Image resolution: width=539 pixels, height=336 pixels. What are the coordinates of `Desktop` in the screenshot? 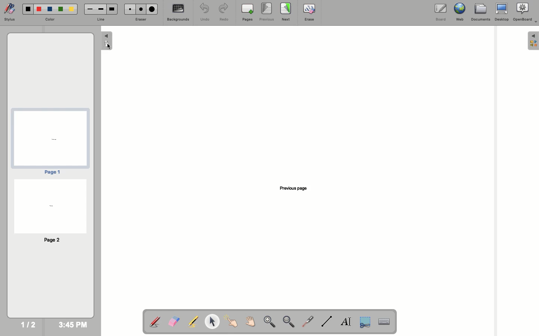 It's located at (502, 12).